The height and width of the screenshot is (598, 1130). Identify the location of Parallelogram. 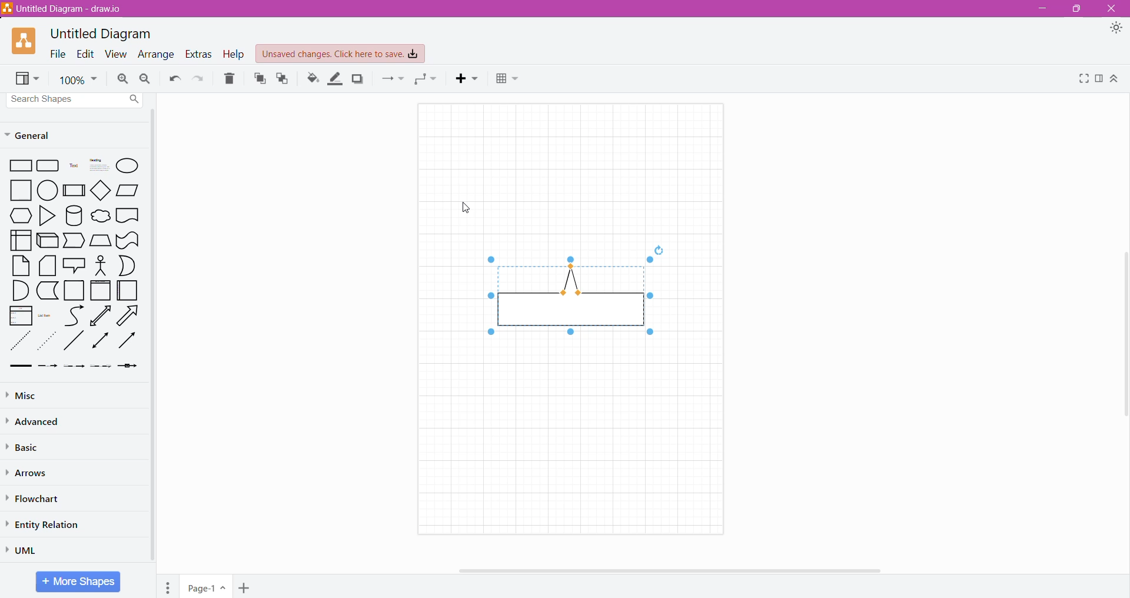
(128, 190).